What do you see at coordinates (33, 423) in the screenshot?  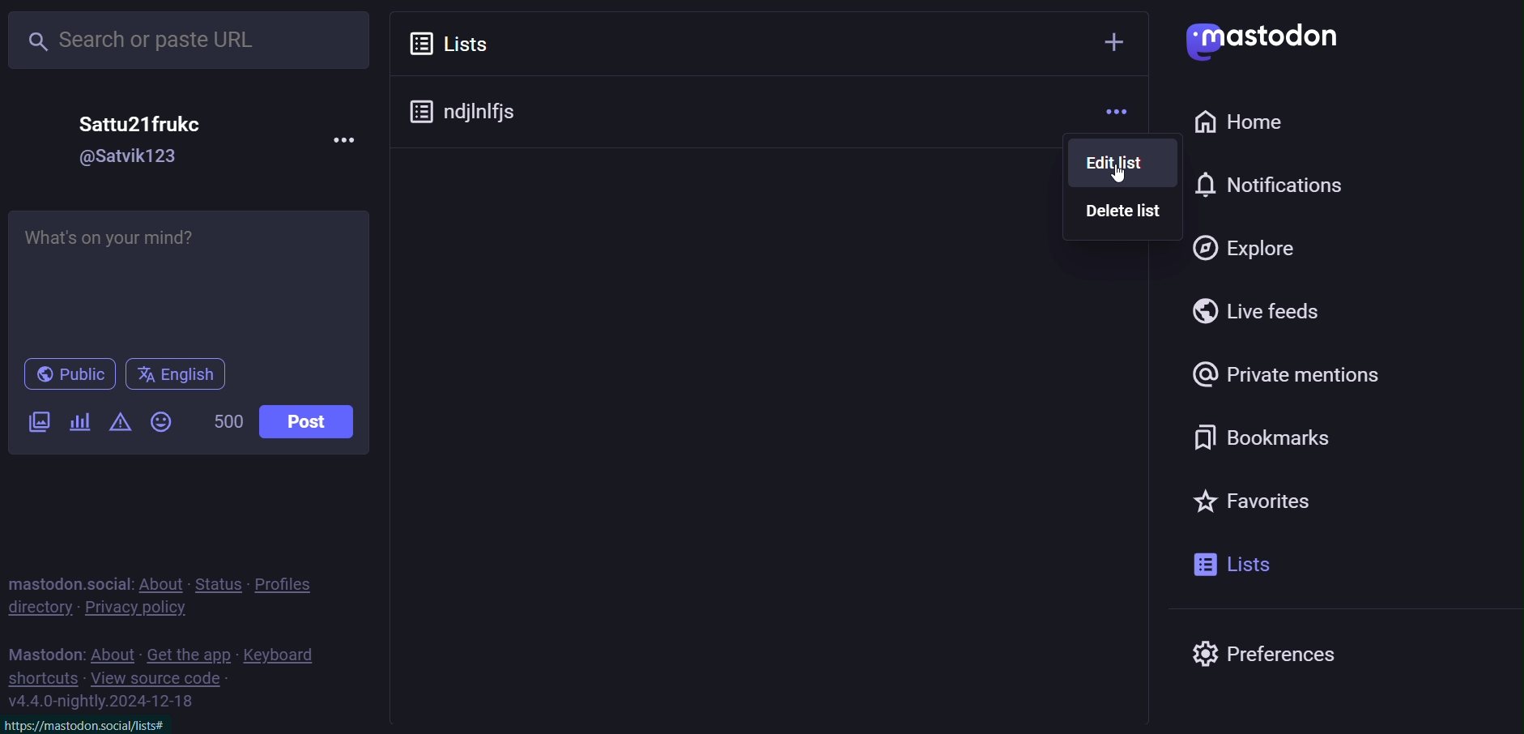 I see `image/video` at bounding box center [33, 423].